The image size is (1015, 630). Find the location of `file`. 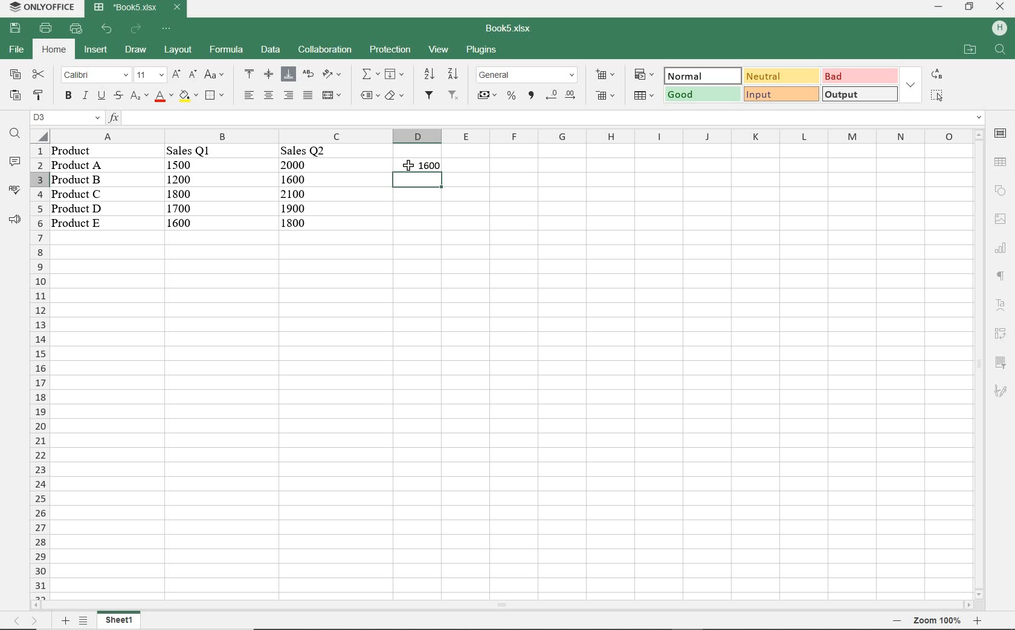

file is located at coordinates (18, 48).